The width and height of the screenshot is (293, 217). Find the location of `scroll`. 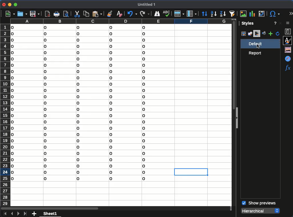

scroll is located at coordinates (291, 140).